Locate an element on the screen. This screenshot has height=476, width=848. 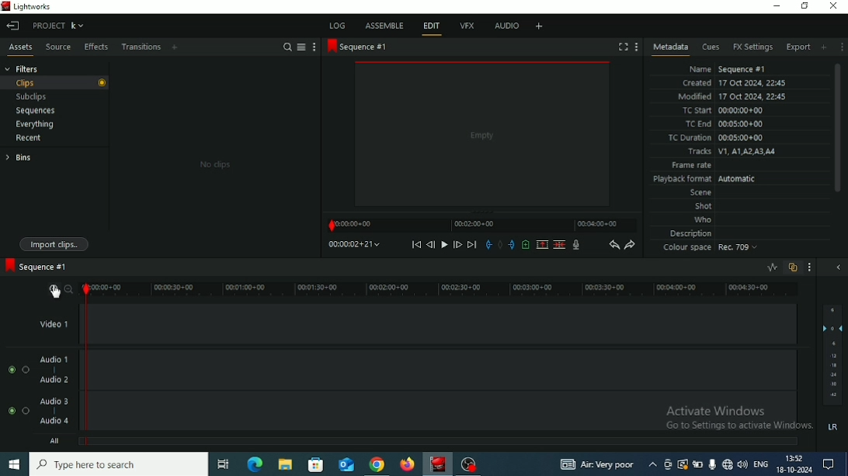
Filters is located at coordinates (22, 68).